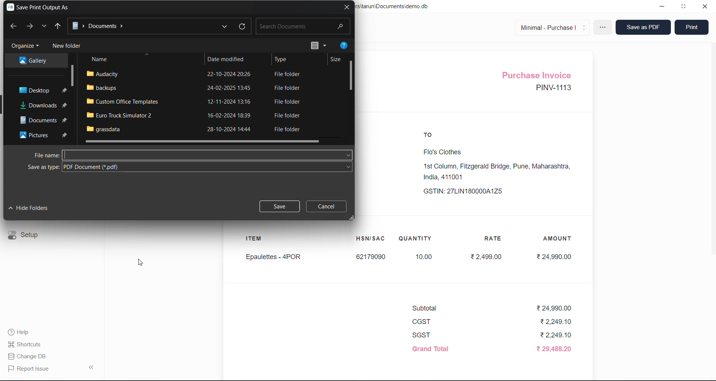  Describe the element at coordinates (327, 207) in the screenshot. I see `Cancel` at that location.